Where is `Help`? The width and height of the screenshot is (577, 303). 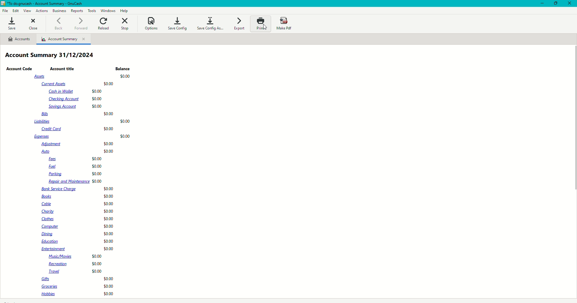 Help is located at coordinates (125, 10).